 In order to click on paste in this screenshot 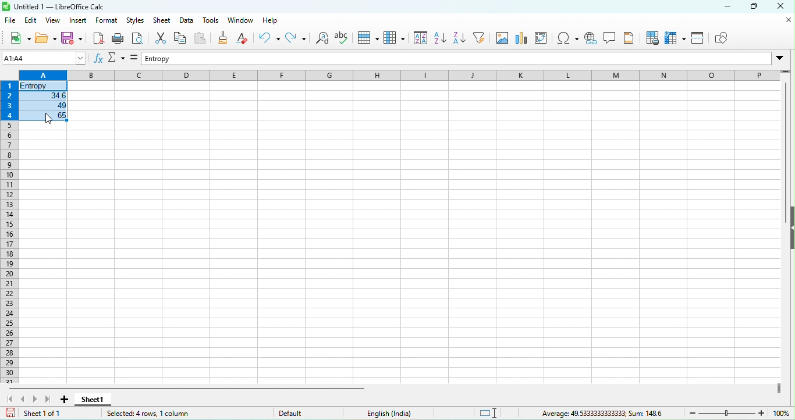, I will do `click(201, 40)`.